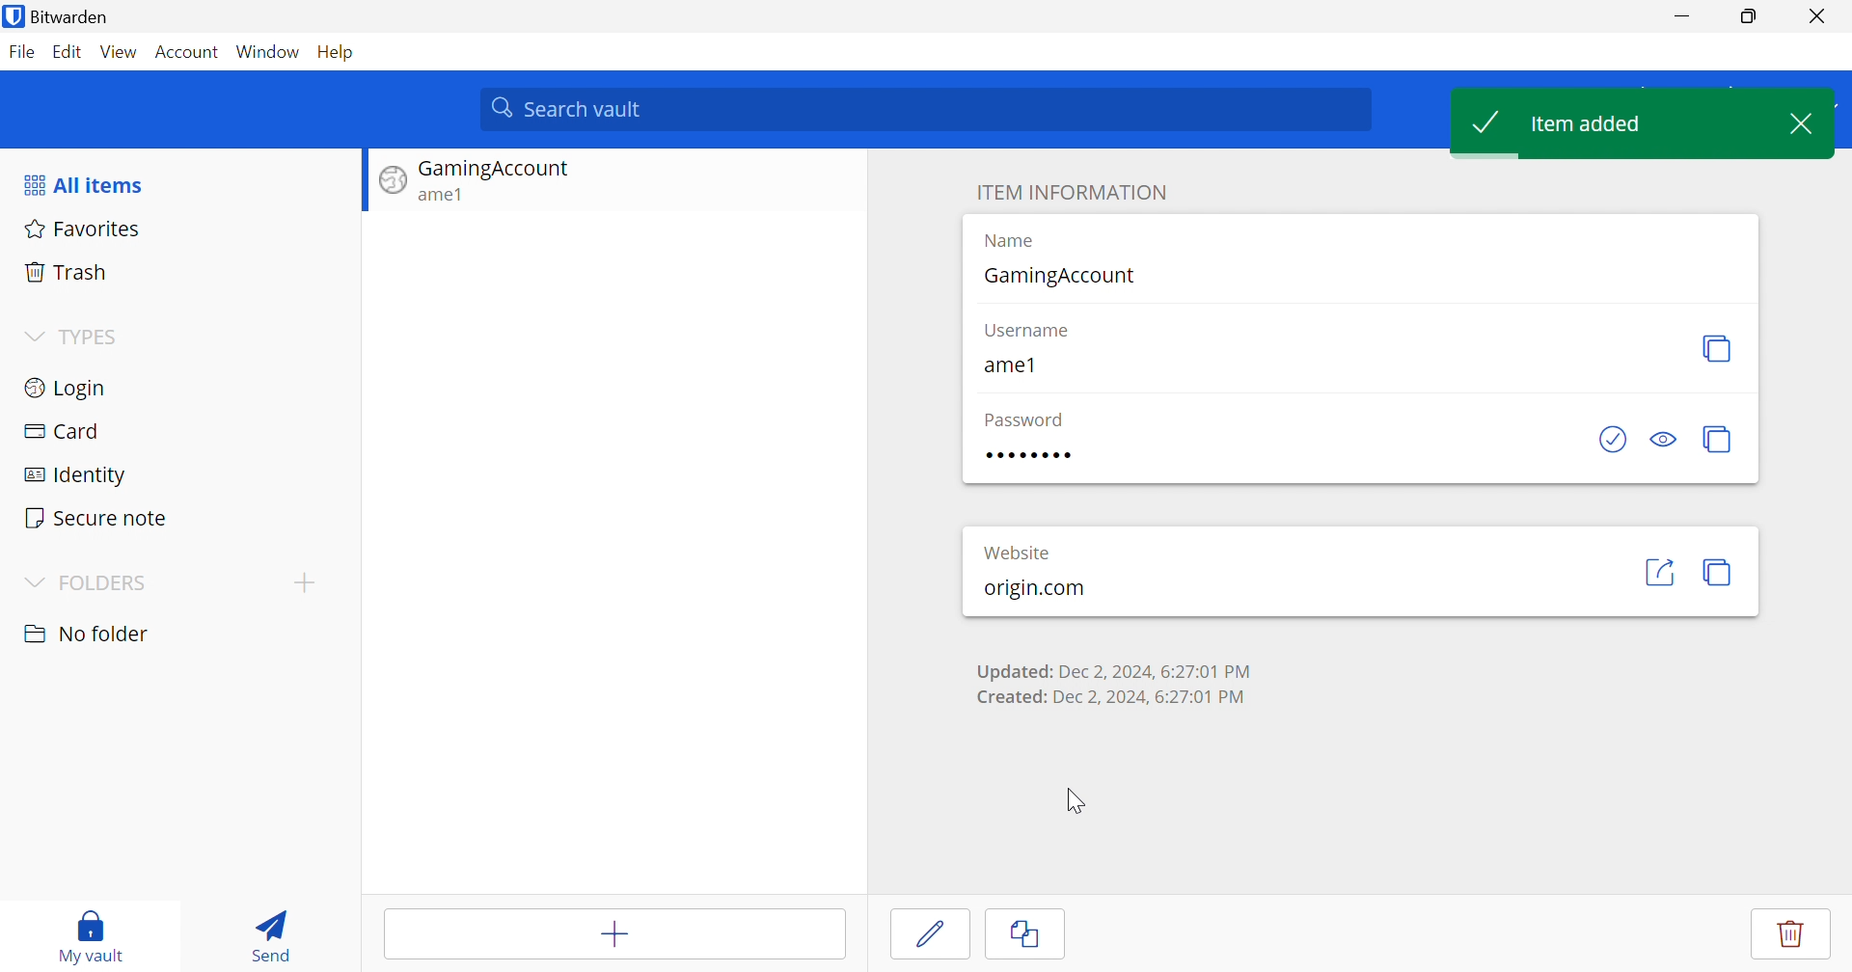 This screenshot has height=972, width=1852. What do you see at coordinates (1069, 193) in the screenshot?
I see `ITEM INFORMATION` at bounding box center [1069, 193].